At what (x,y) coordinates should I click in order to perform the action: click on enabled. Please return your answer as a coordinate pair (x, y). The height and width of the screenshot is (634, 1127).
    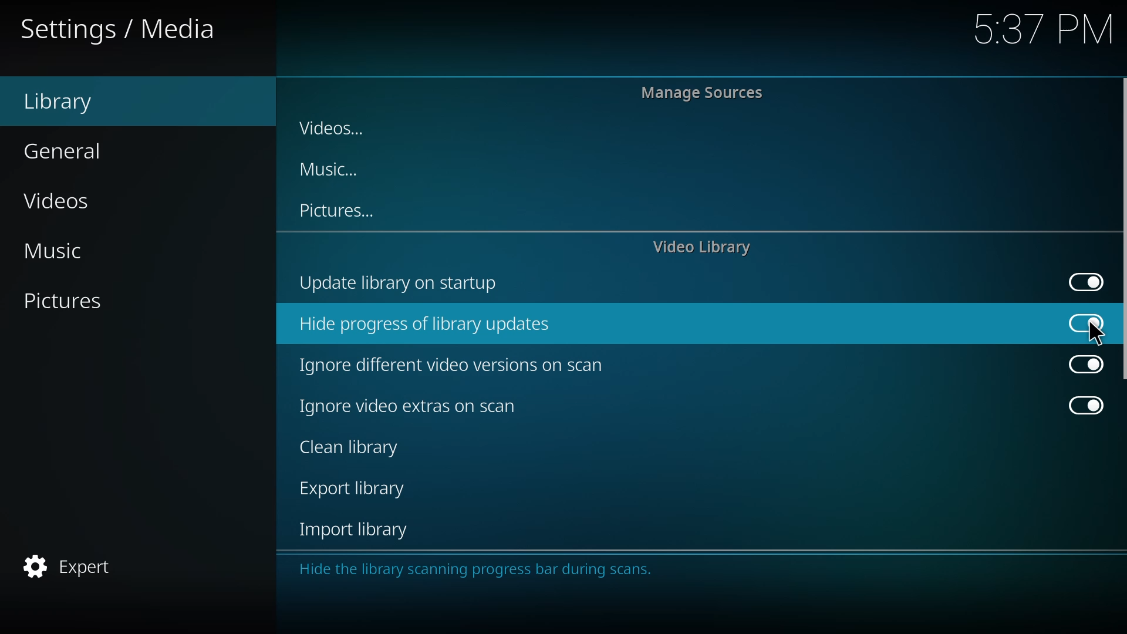
    Looking at the image, I should click on (1079, 281).